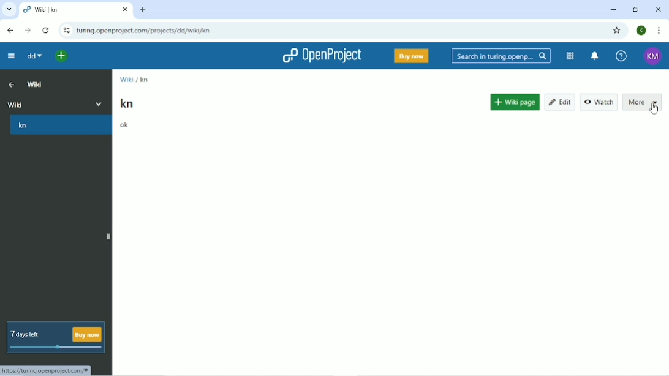  What do you see at coordinates (28, 31) in the screenshot?
I see `Forward` at bounding box center [28, 31].